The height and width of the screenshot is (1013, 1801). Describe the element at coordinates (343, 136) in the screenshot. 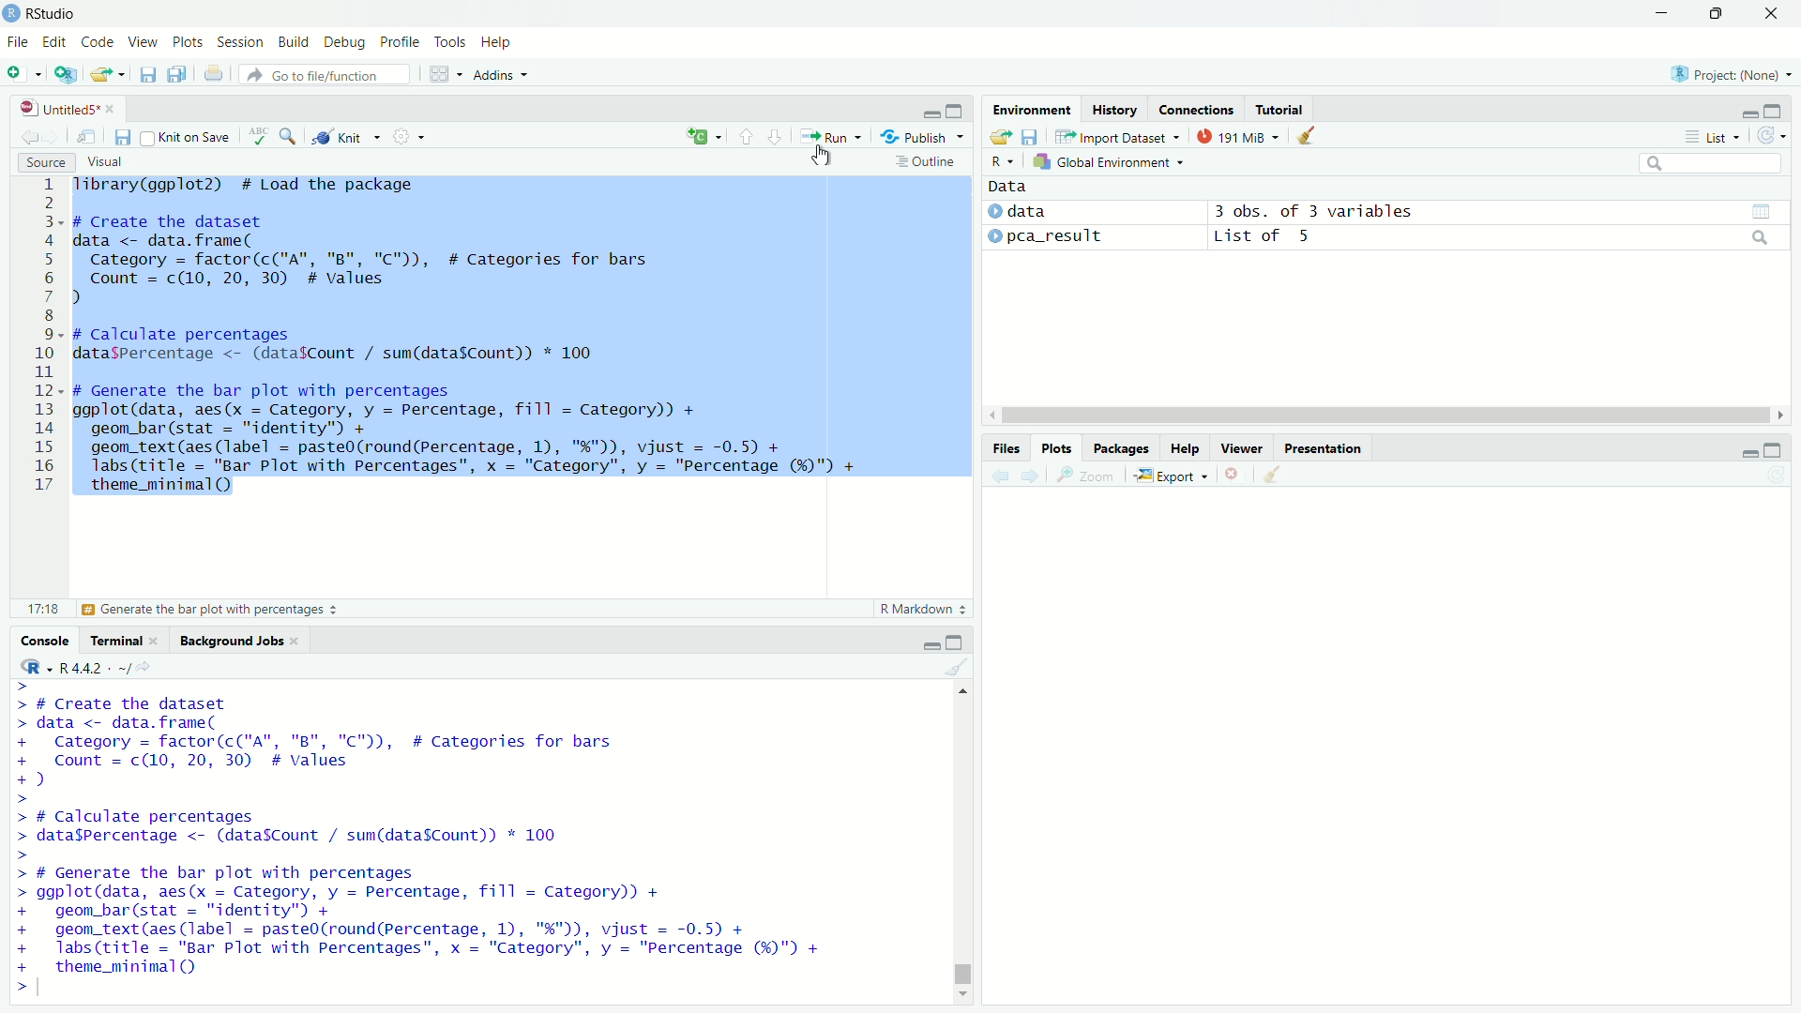

I see `knit` at that location.